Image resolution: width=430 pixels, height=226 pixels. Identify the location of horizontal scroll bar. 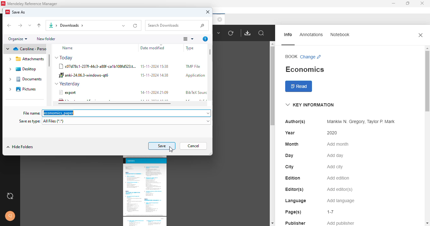
(115, 103).